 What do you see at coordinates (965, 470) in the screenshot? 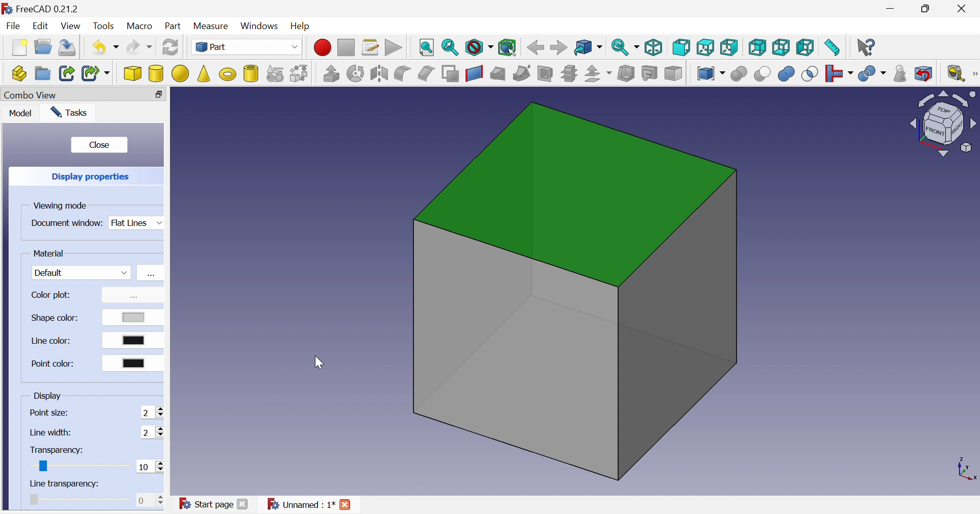
I see `Shape` at bounding box center [965, 470].